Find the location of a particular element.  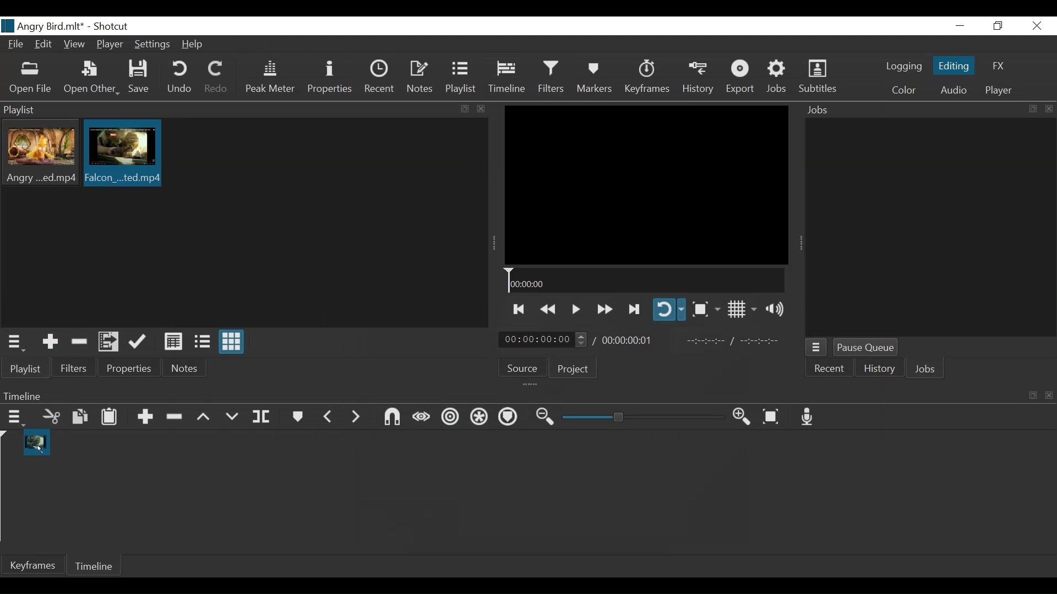

Undo is located at coordinates (181, 77).